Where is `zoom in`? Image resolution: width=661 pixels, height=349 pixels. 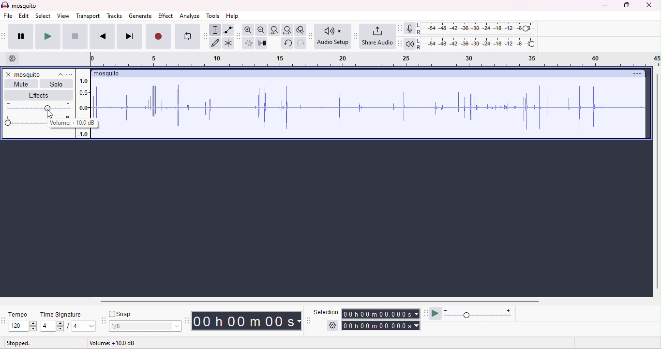 zoom in is located at coordinates (248, 30).